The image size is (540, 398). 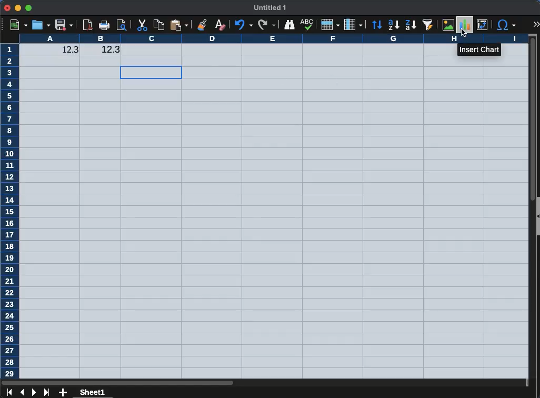 I want to click on finder, so click(x=289, y=25).